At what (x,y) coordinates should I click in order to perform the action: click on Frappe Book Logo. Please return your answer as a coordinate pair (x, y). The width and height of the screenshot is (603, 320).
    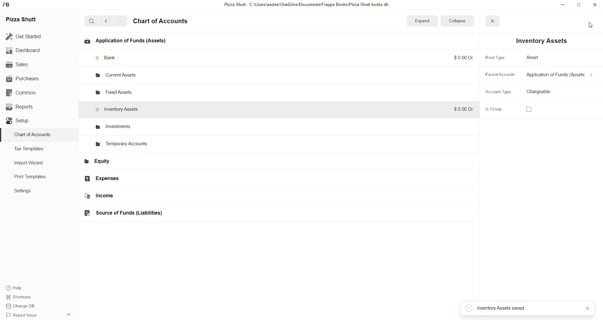
    Looking at the image, I should click on (9, 5).